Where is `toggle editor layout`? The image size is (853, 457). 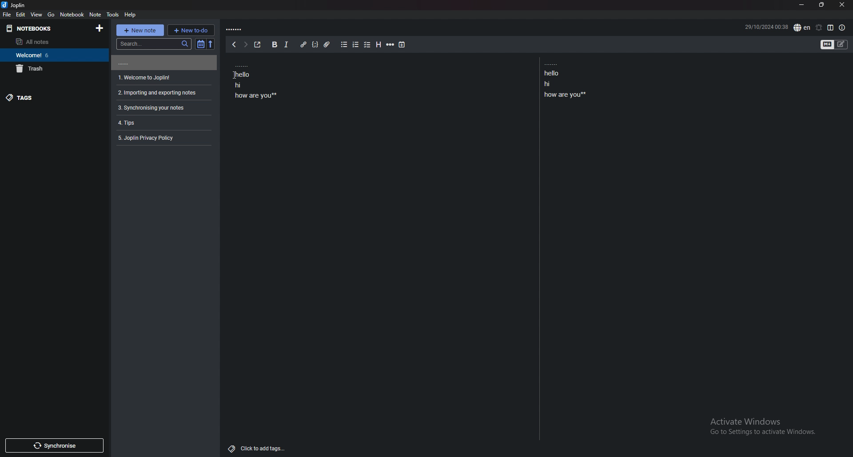 toggle editor layout is located at coordinates (831, 28).